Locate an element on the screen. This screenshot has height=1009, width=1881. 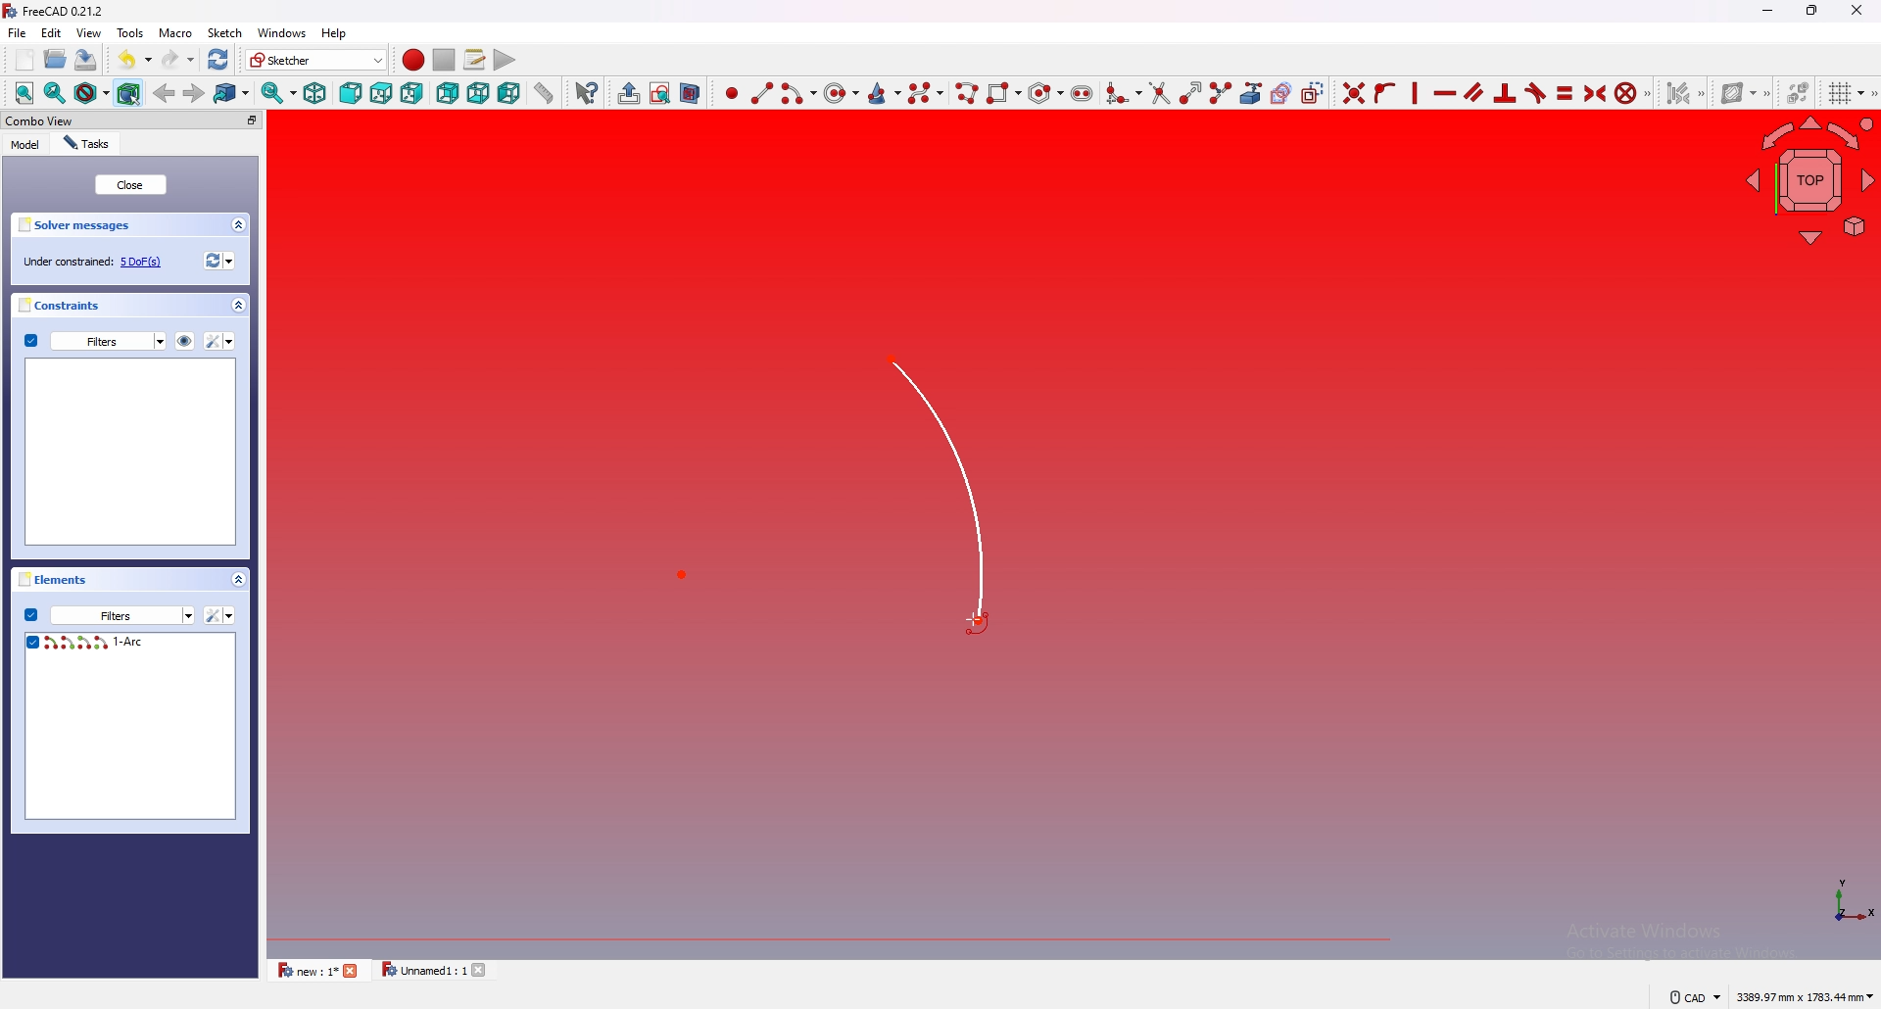
draw style is located at coordinates (91, 92).